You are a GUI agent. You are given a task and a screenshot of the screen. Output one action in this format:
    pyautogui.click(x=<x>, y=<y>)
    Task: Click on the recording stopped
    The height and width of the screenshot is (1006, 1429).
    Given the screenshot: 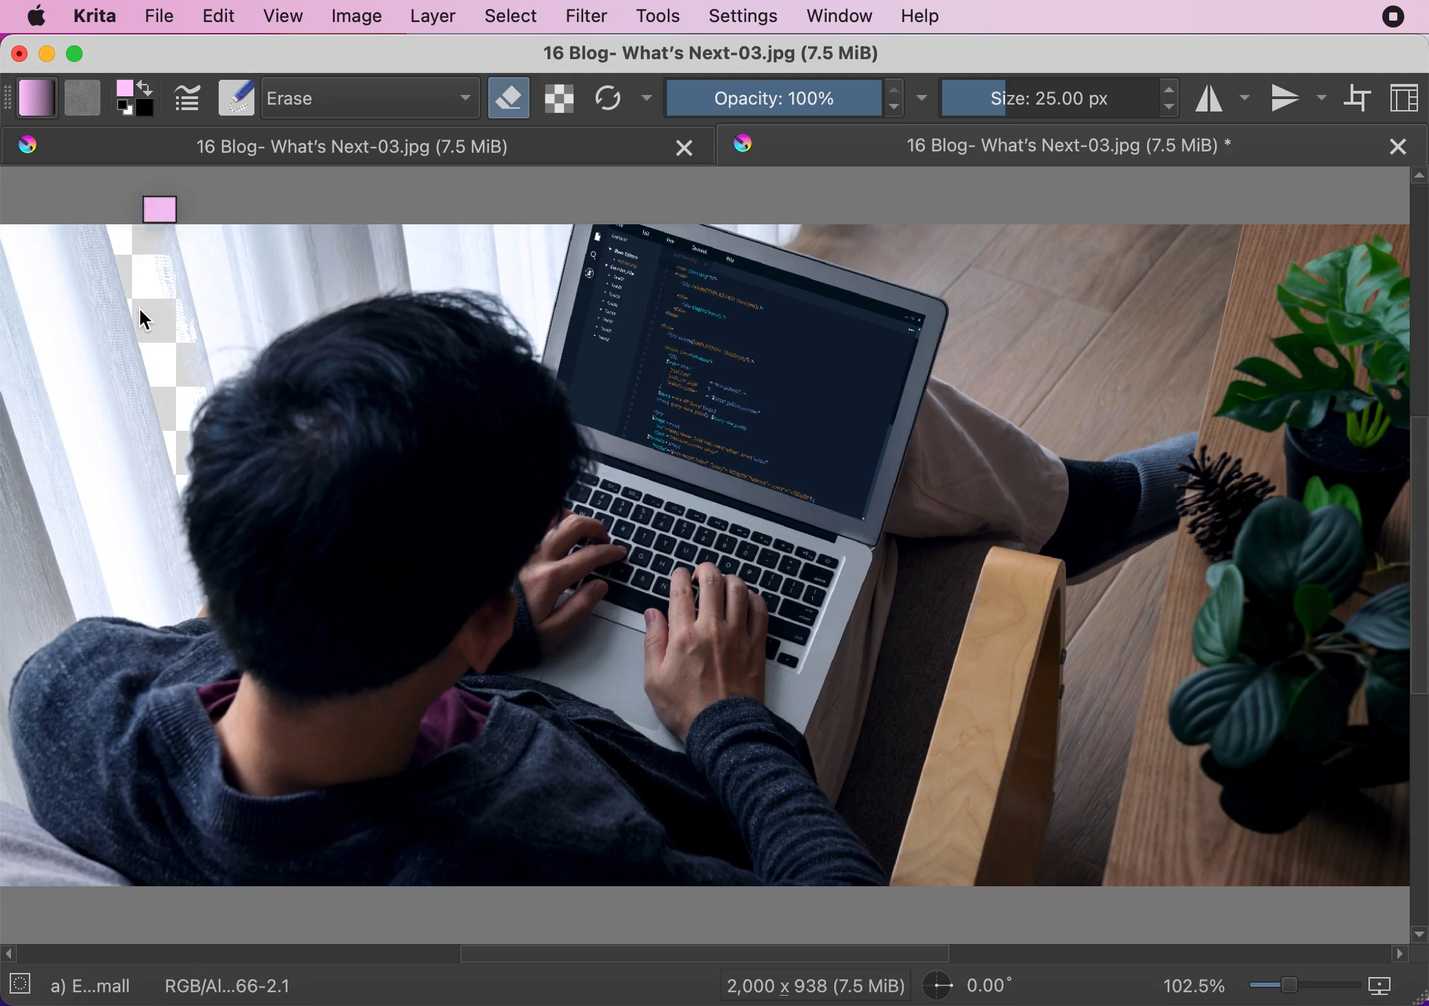 What is the action you would take?
    pyautogui.click(x=1395, y=17)
    